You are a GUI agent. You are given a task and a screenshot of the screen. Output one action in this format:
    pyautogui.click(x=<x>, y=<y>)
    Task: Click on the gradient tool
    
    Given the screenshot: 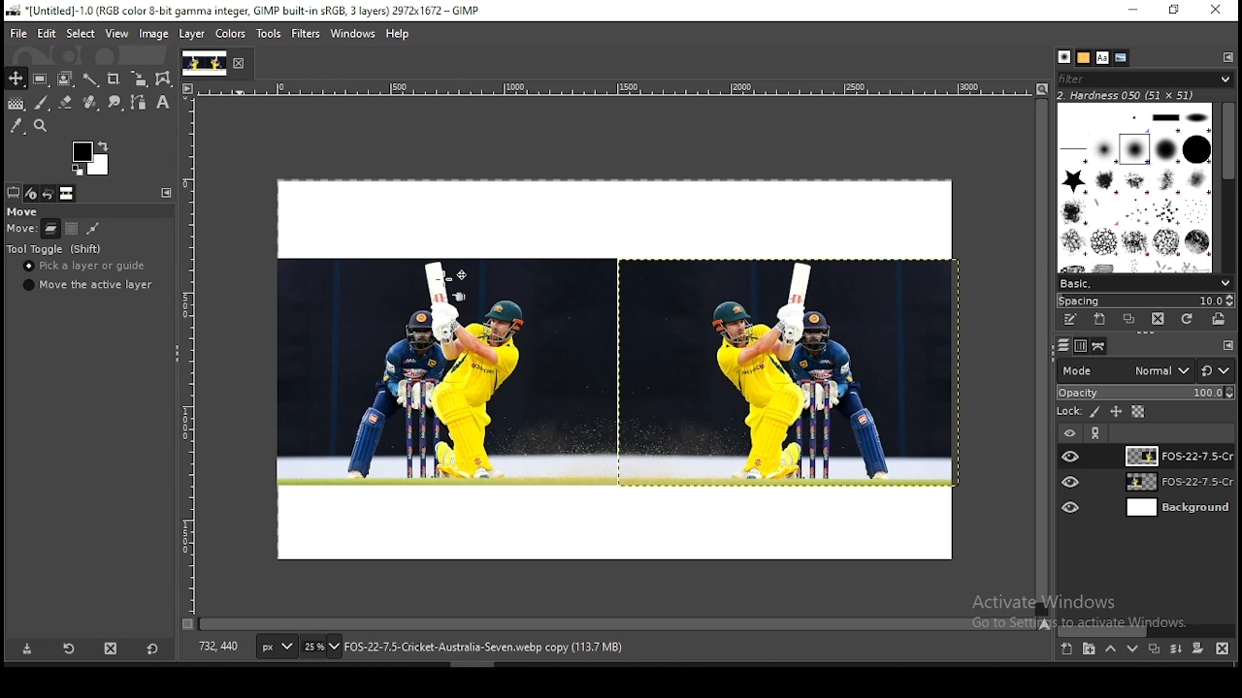 What is the action you would take?
    pyautogui.click(x=16, y=105)
    